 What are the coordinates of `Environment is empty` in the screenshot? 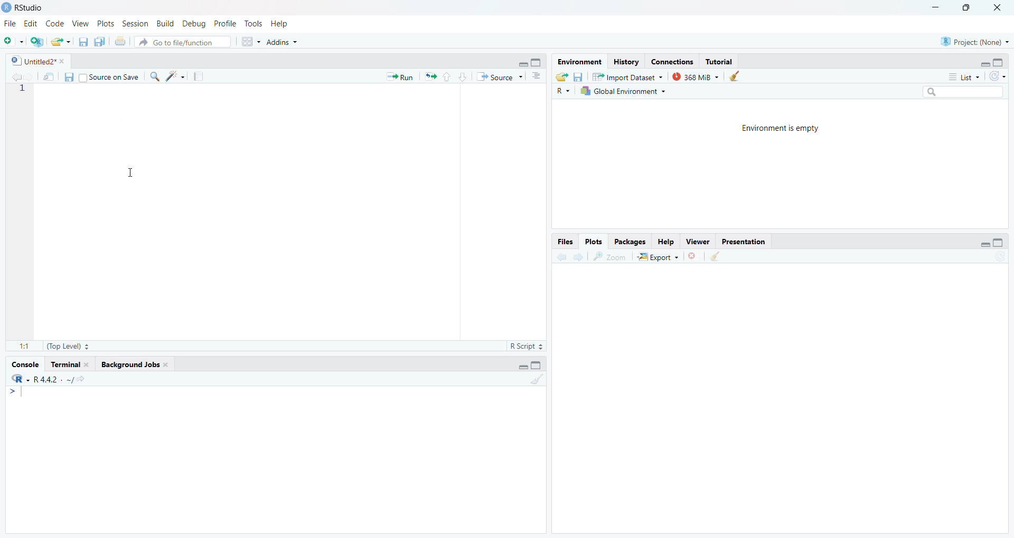 It's located at (785, 129).